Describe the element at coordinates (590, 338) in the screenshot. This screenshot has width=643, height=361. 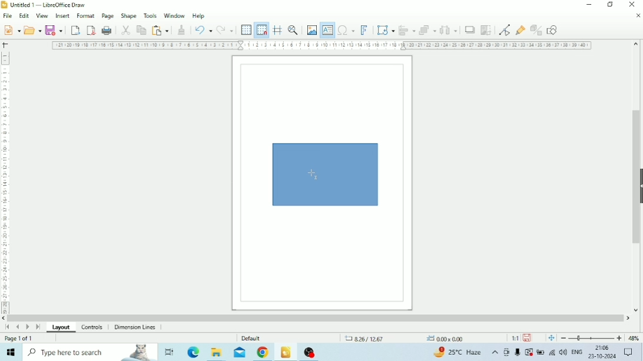
I see `Zoom Out/In` at that location.